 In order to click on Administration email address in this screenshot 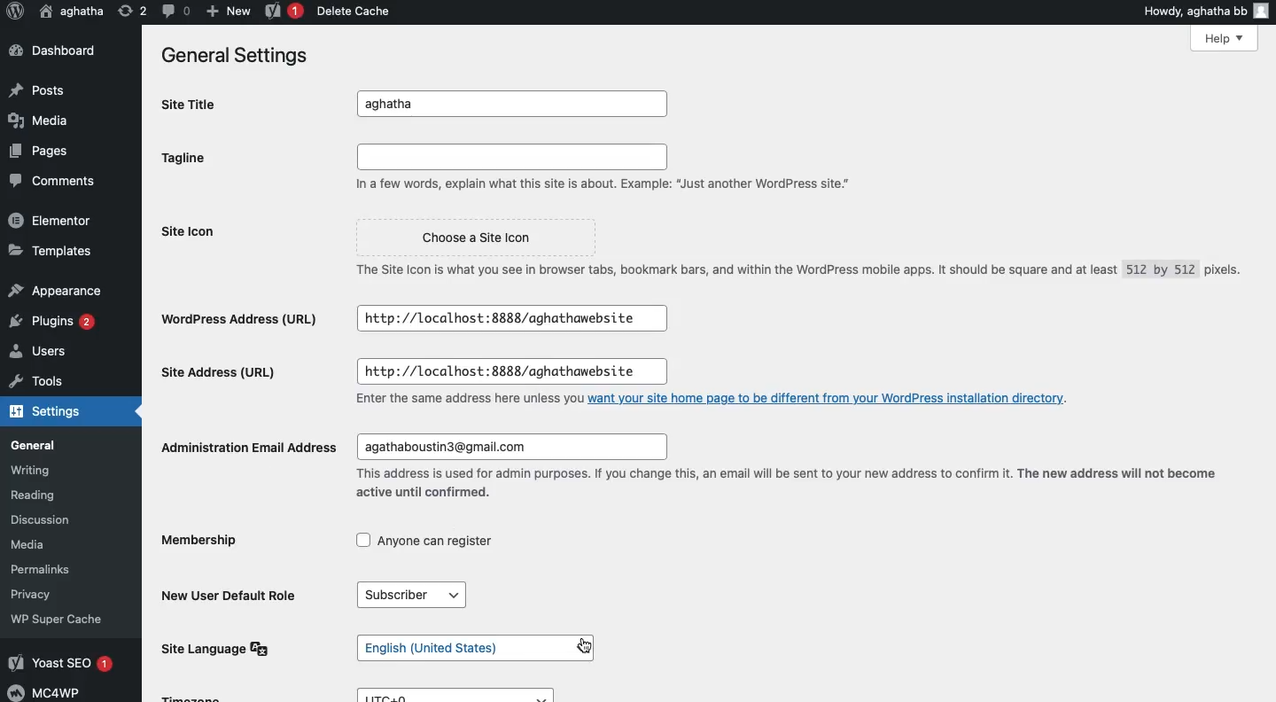, I will do `click(246, 446)`.